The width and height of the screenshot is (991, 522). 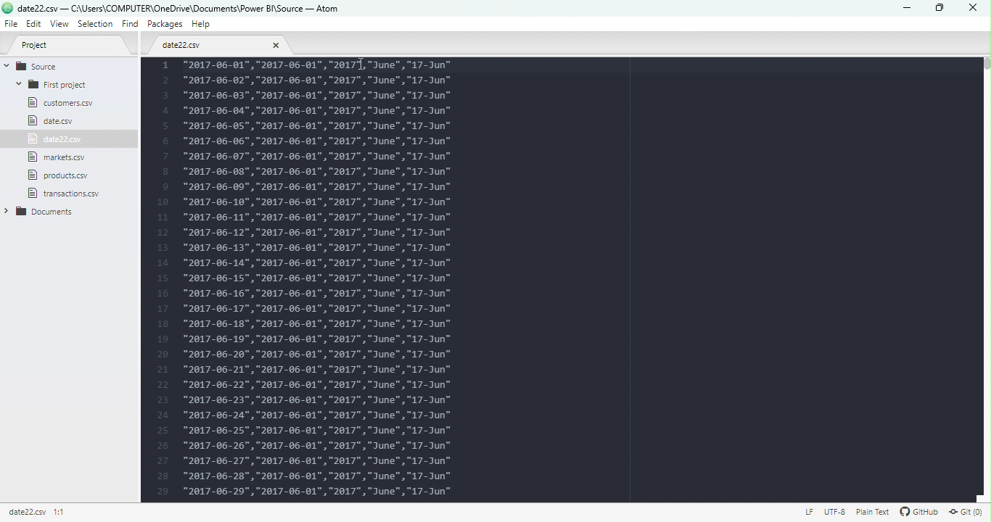 I want to click on Source, so click(x=56, y=65).